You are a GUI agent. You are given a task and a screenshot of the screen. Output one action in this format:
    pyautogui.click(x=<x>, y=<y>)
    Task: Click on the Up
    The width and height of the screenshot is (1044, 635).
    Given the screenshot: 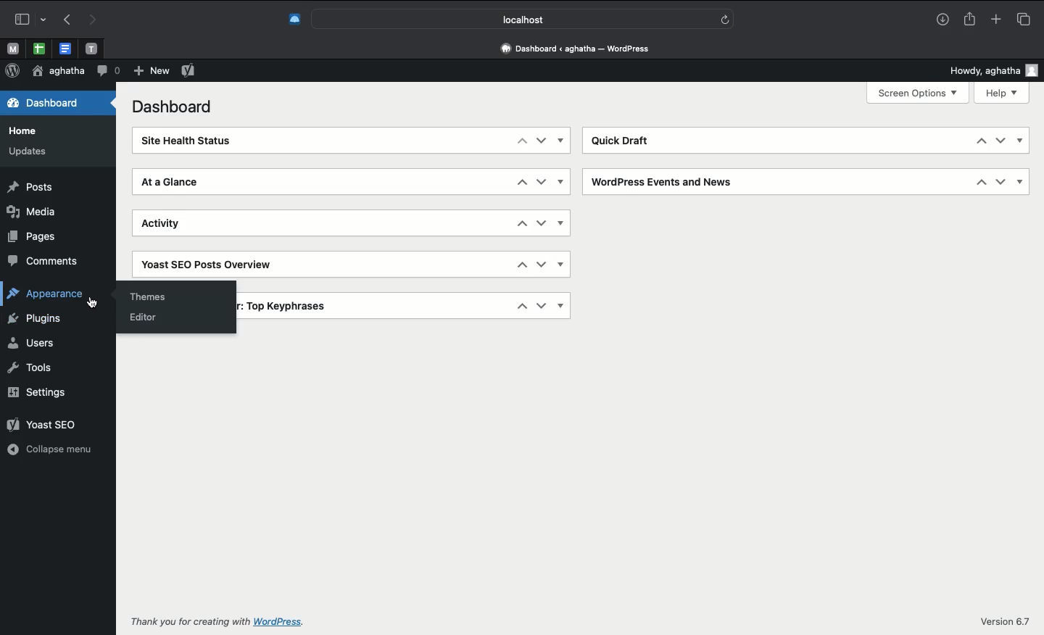 What is the action you would take?
    pyautogui.click(x=979, y=183)
    